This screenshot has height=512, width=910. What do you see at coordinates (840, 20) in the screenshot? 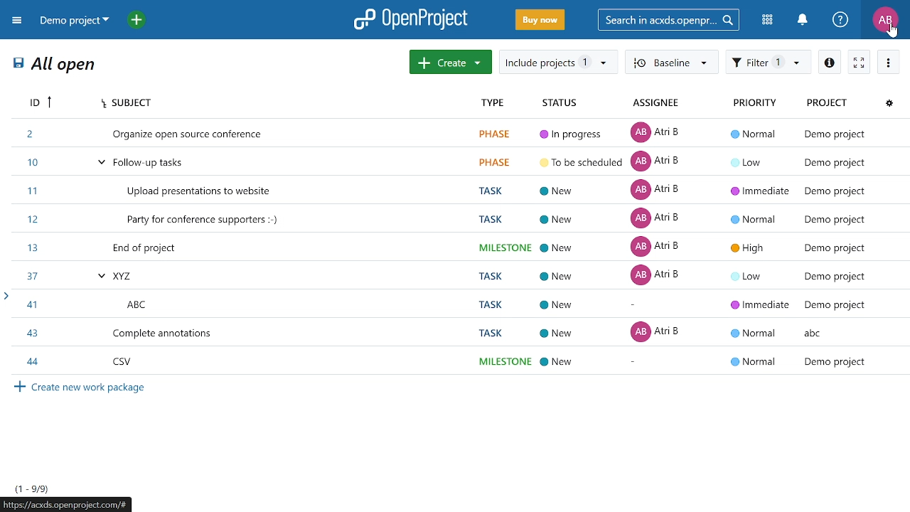
I see `help` at bounding box center [840, 20].